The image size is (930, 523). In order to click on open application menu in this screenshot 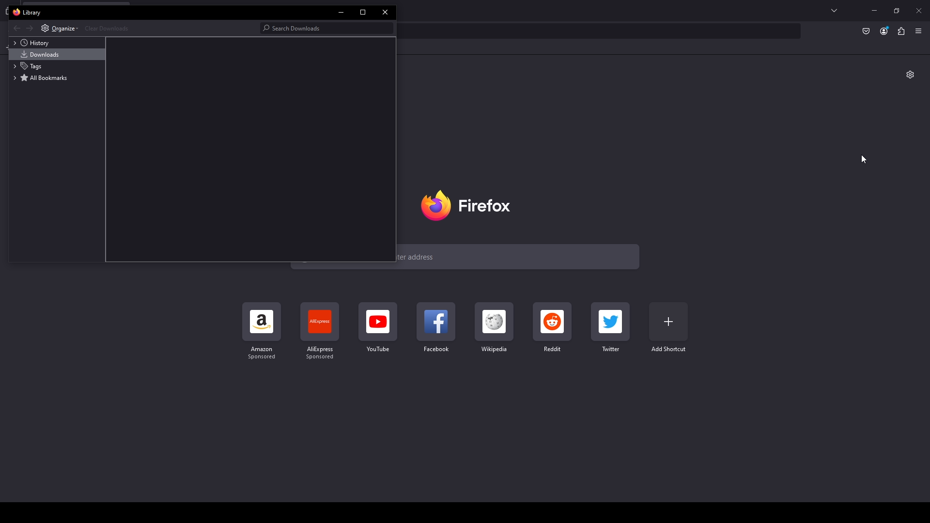, I will do `click(921, 31)`.